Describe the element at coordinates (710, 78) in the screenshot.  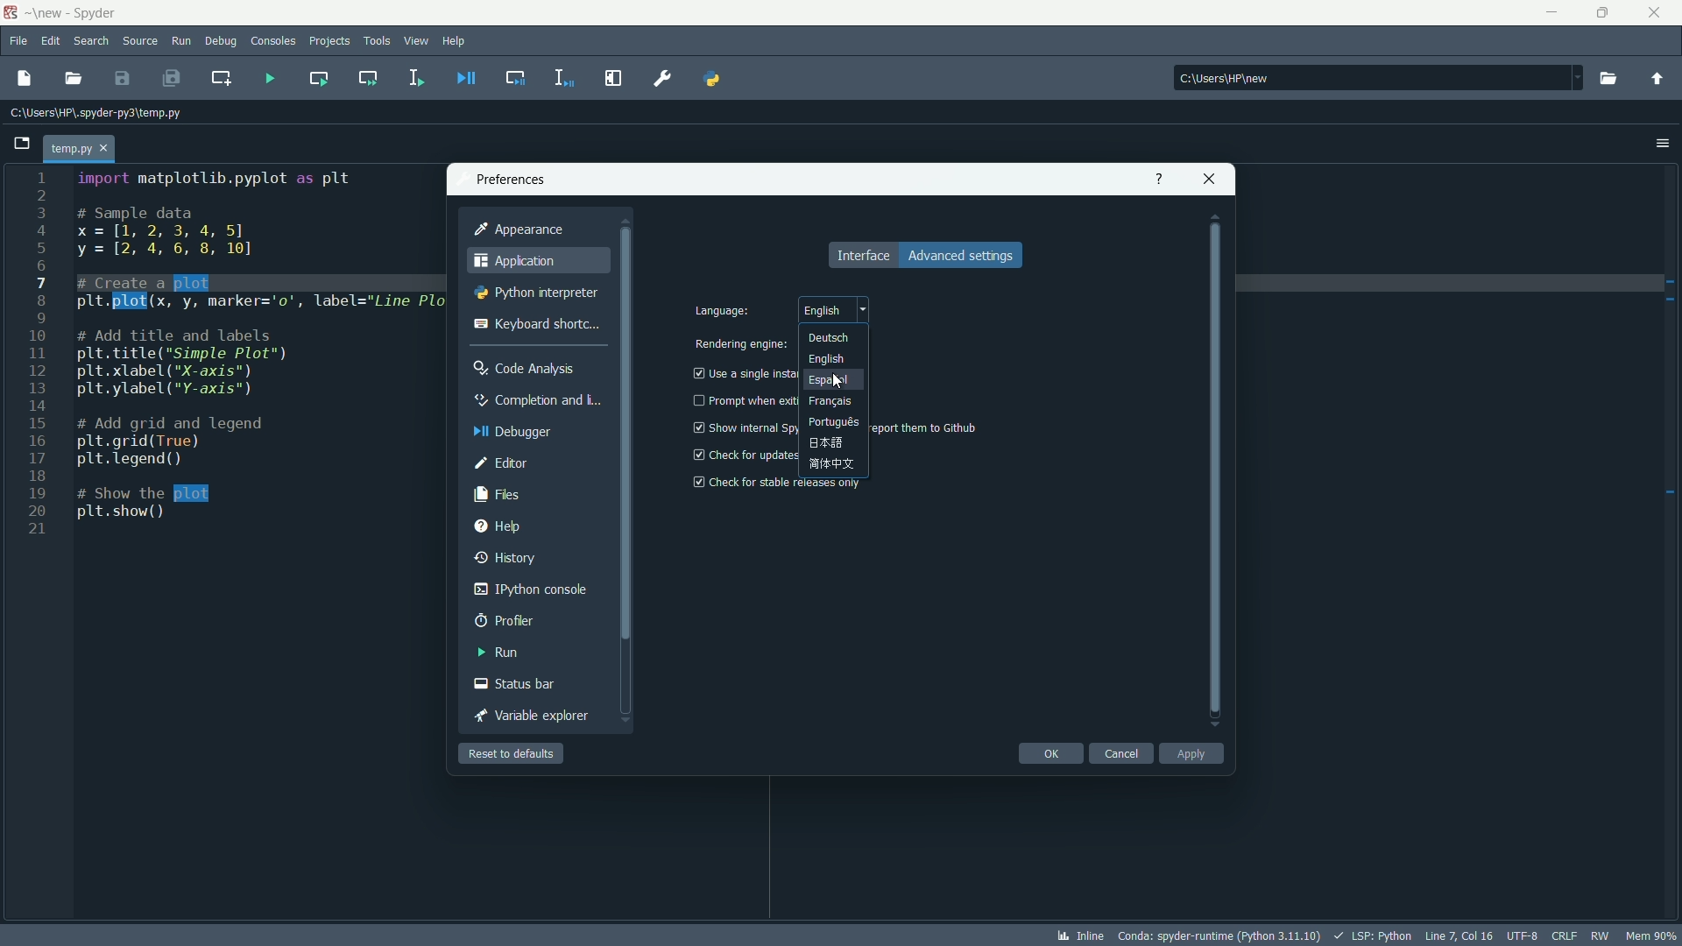
I see `pythonpath manager` at that location.